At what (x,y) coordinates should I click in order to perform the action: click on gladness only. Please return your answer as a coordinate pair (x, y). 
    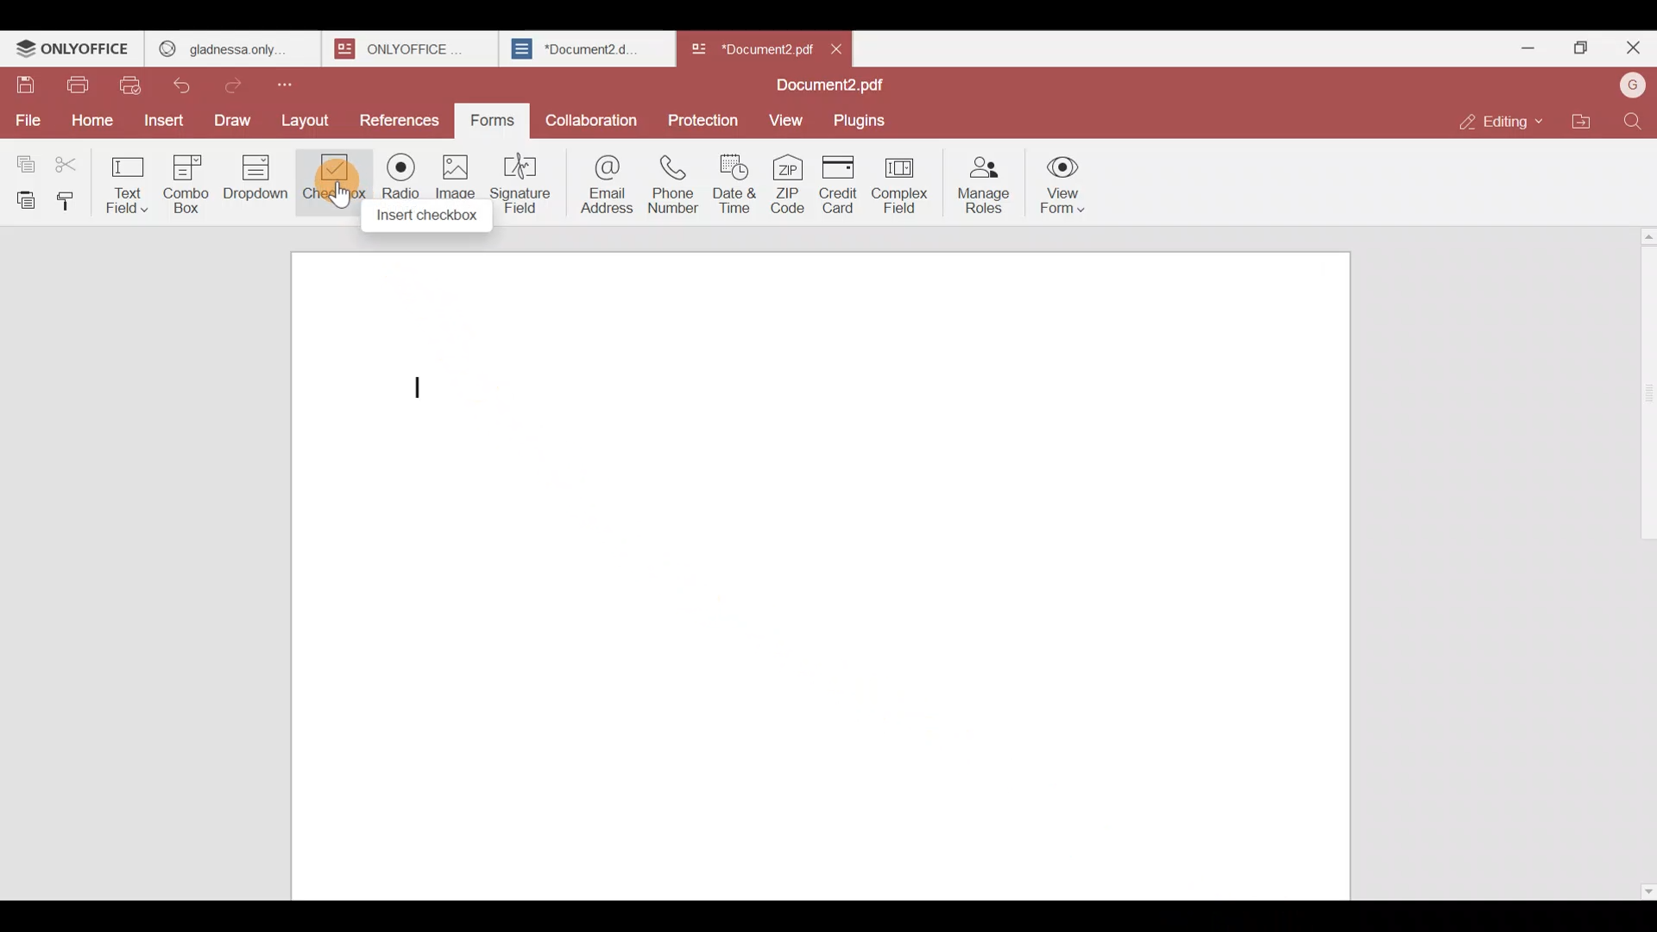
    Looking at the image, I should click on (231, 45).